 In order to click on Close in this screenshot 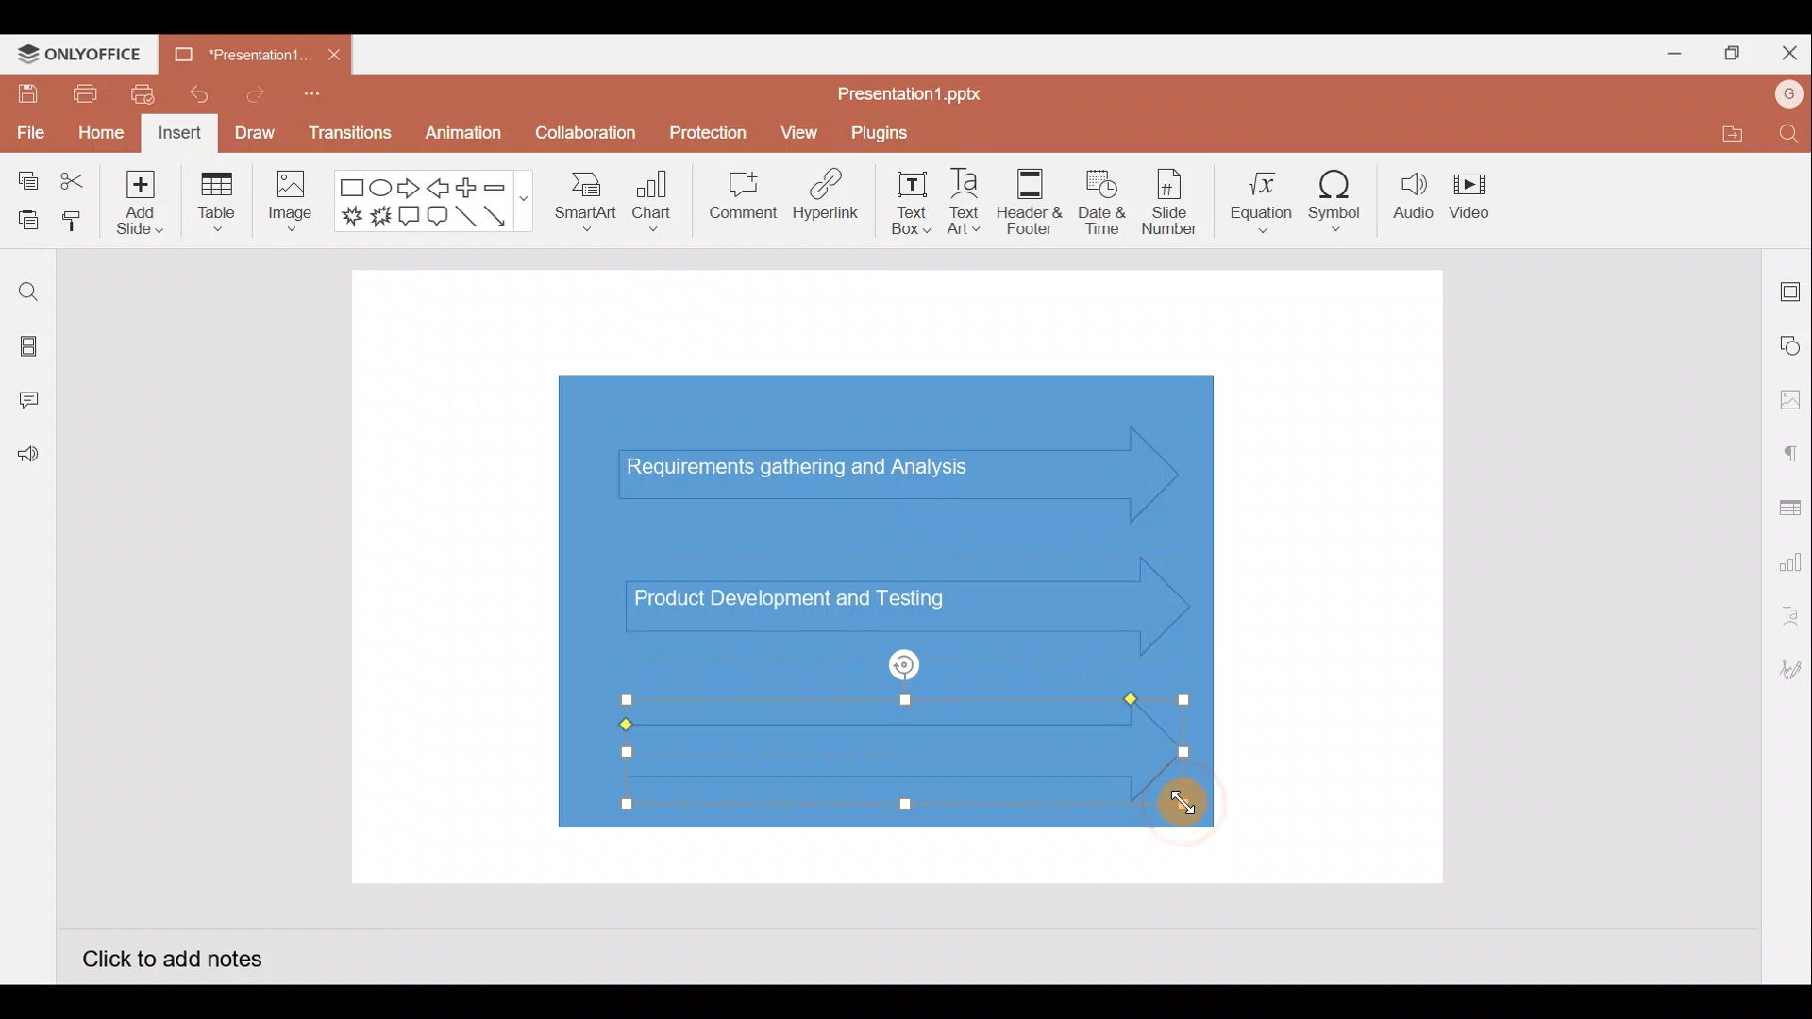, I will do `click(1786, 49)`.